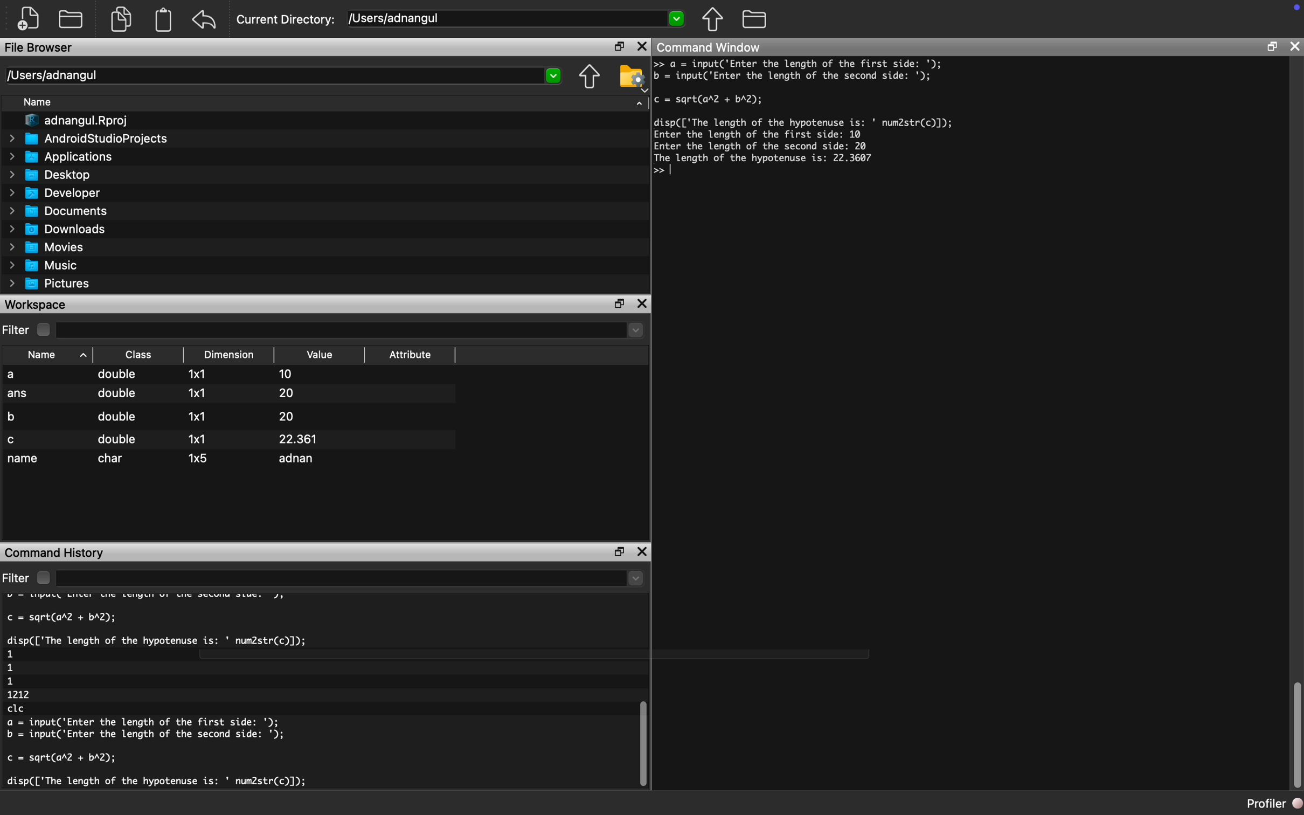 The height and width of the screenshot is (815, 1304). What do you see at coordinates (181, 694) in the screenshot?
I see `c = sqrt(arl + bA2);

disp(['The length of the hypotenuse is: ' num2str(c)]);
clc

a = input('Enter the length of the first side: ');

b = input('Enter the length of the second side: ');

c = sqrt(ar2 + bA2);

disp(['The length of the hypotenuse is: ' num2str(c)]);
1

1

1

1212

clc` at bounding box center [181, 694].